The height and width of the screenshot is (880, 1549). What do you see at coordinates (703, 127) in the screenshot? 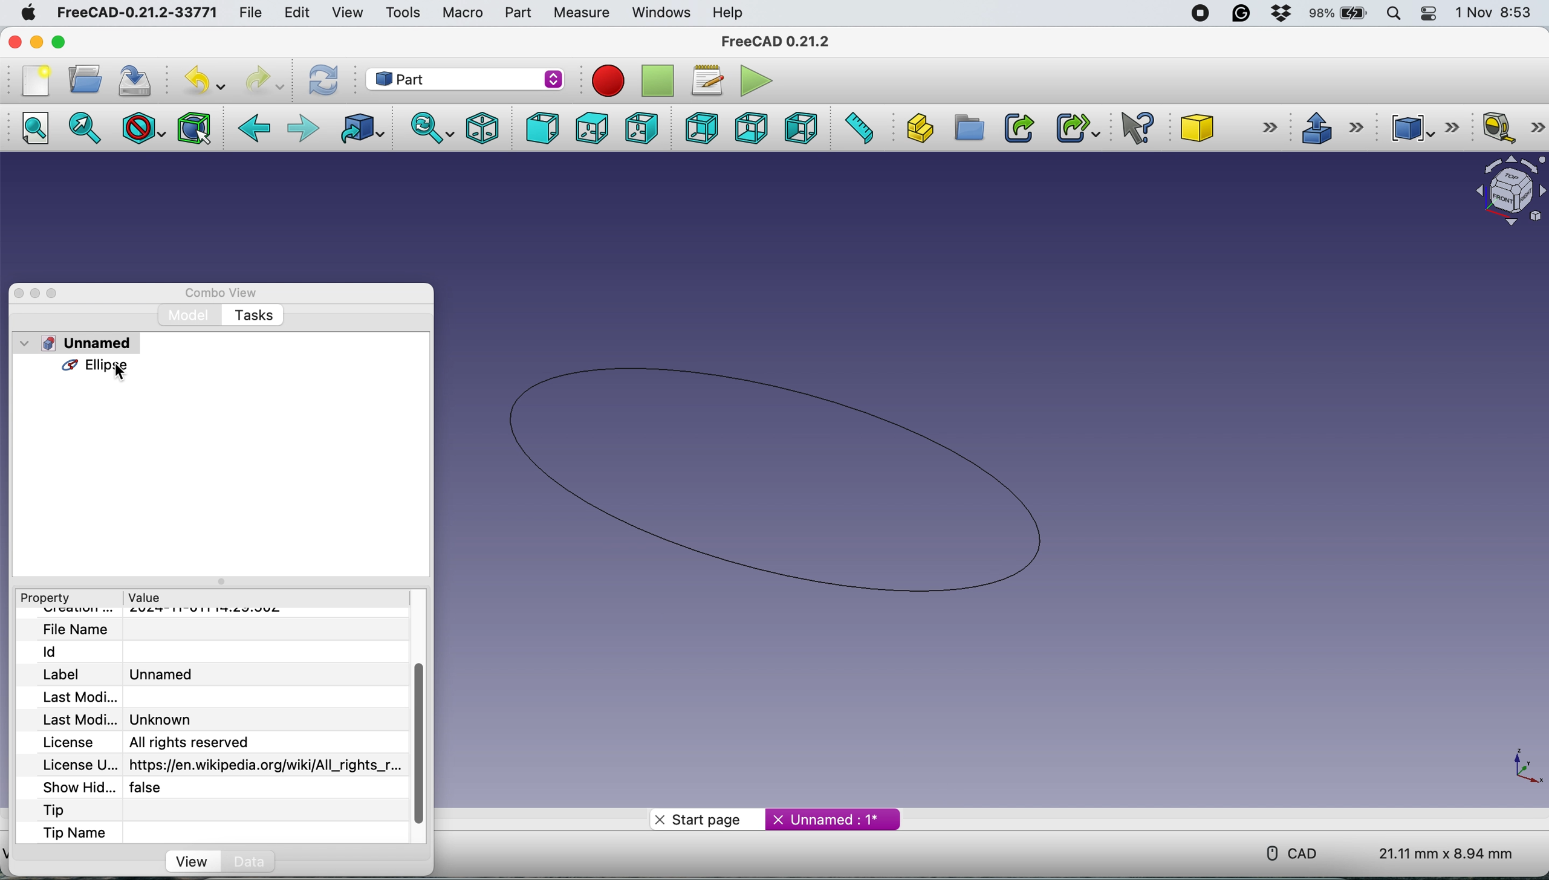
I see `rear` at bounding box center [703, 127].